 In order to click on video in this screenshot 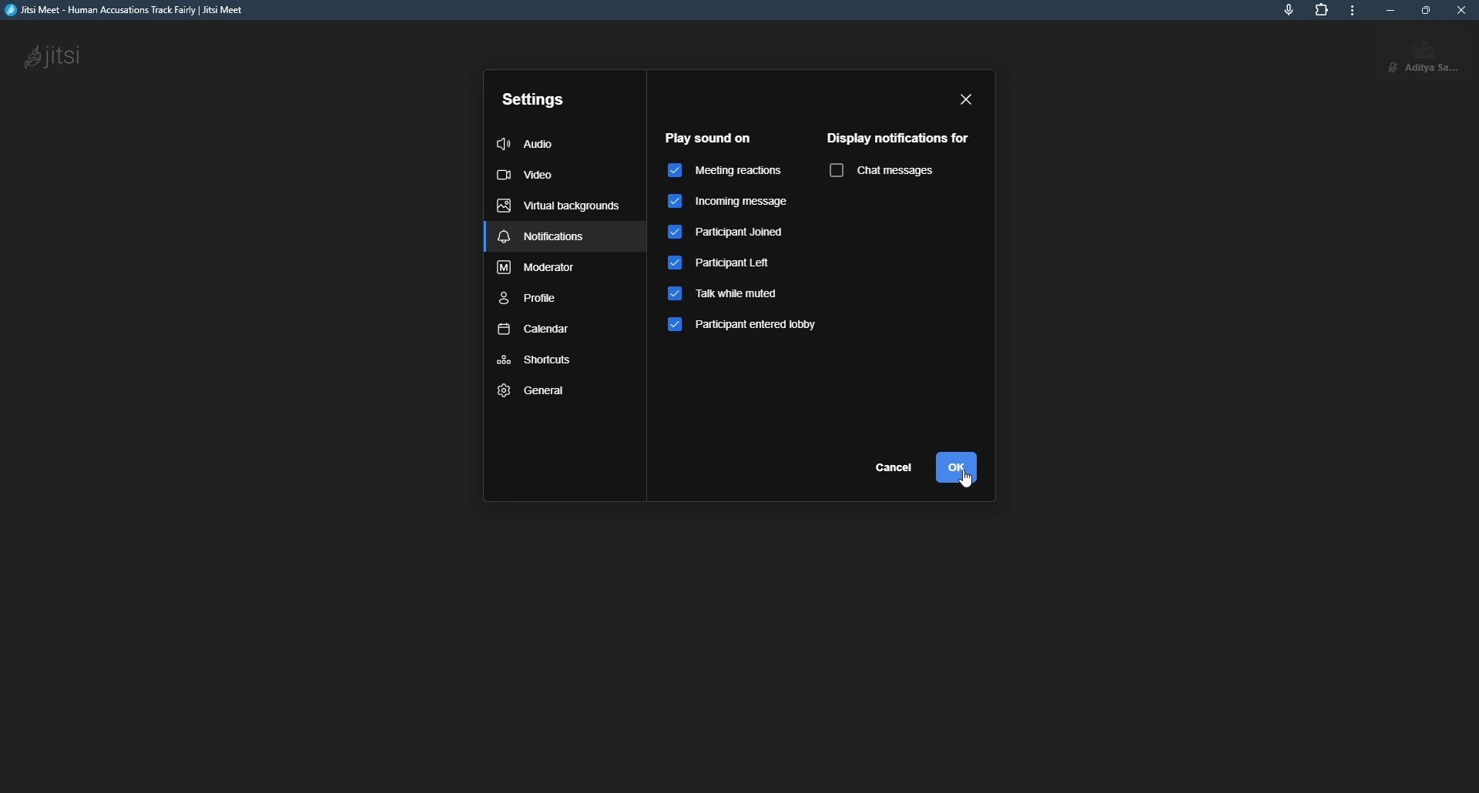, I will do `click(528, 175)`.